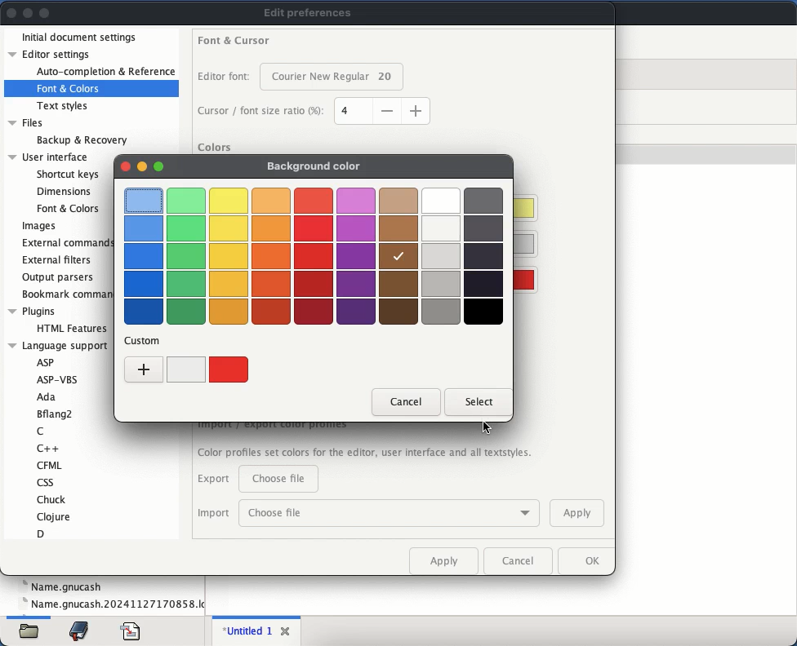  Describe the element at coordinates (142, 166) in the screenshot. I see `minimize` at that location.